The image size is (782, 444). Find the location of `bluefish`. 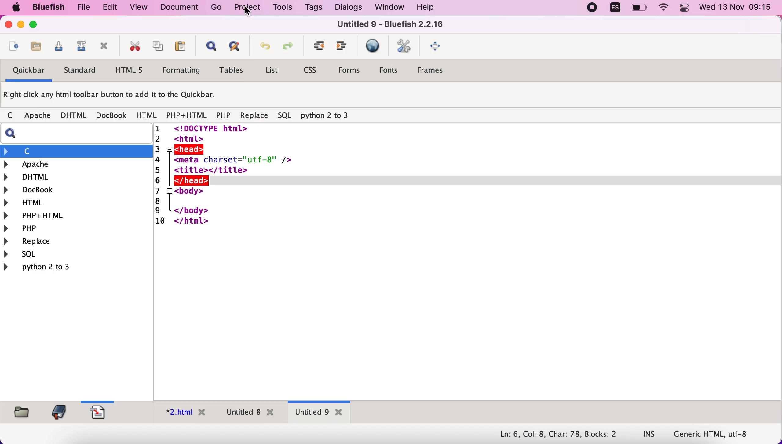

bluefish is located at coordinates (46, 7).